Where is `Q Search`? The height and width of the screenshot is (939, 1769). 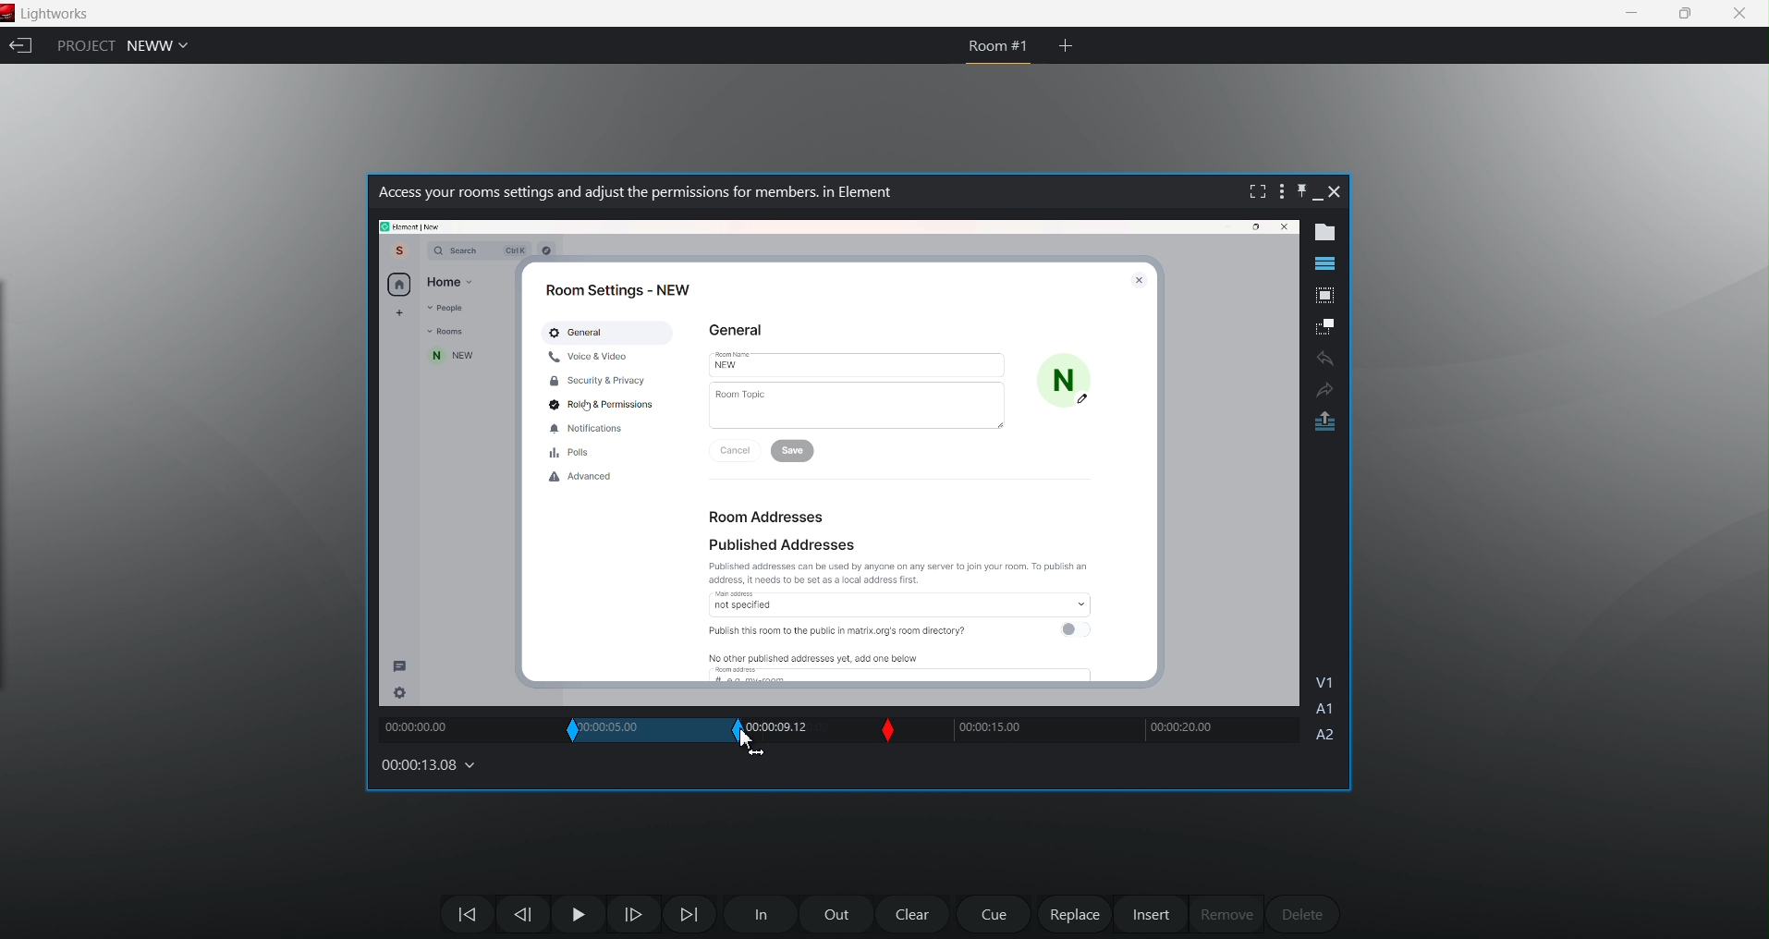 Q Search is located at coordinates (452, 250).